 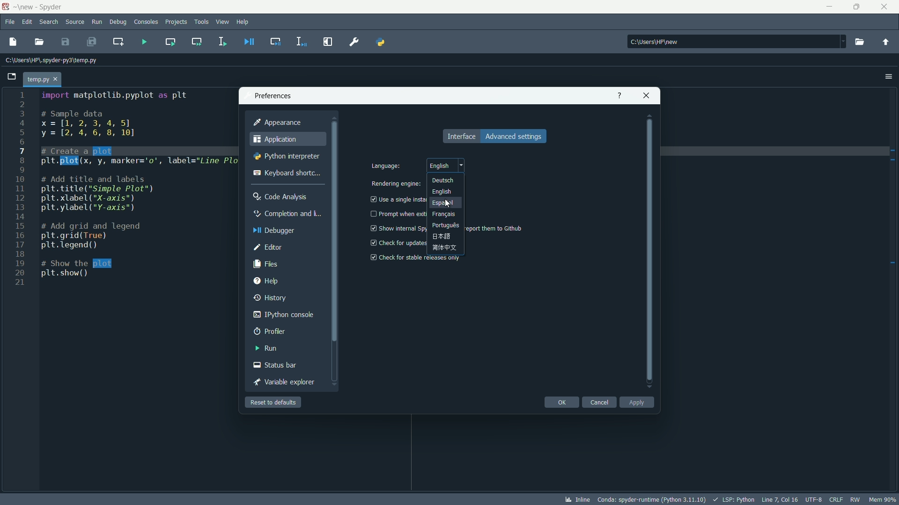 I want to click on vertical scrollbar, so click(x=650, y=250).